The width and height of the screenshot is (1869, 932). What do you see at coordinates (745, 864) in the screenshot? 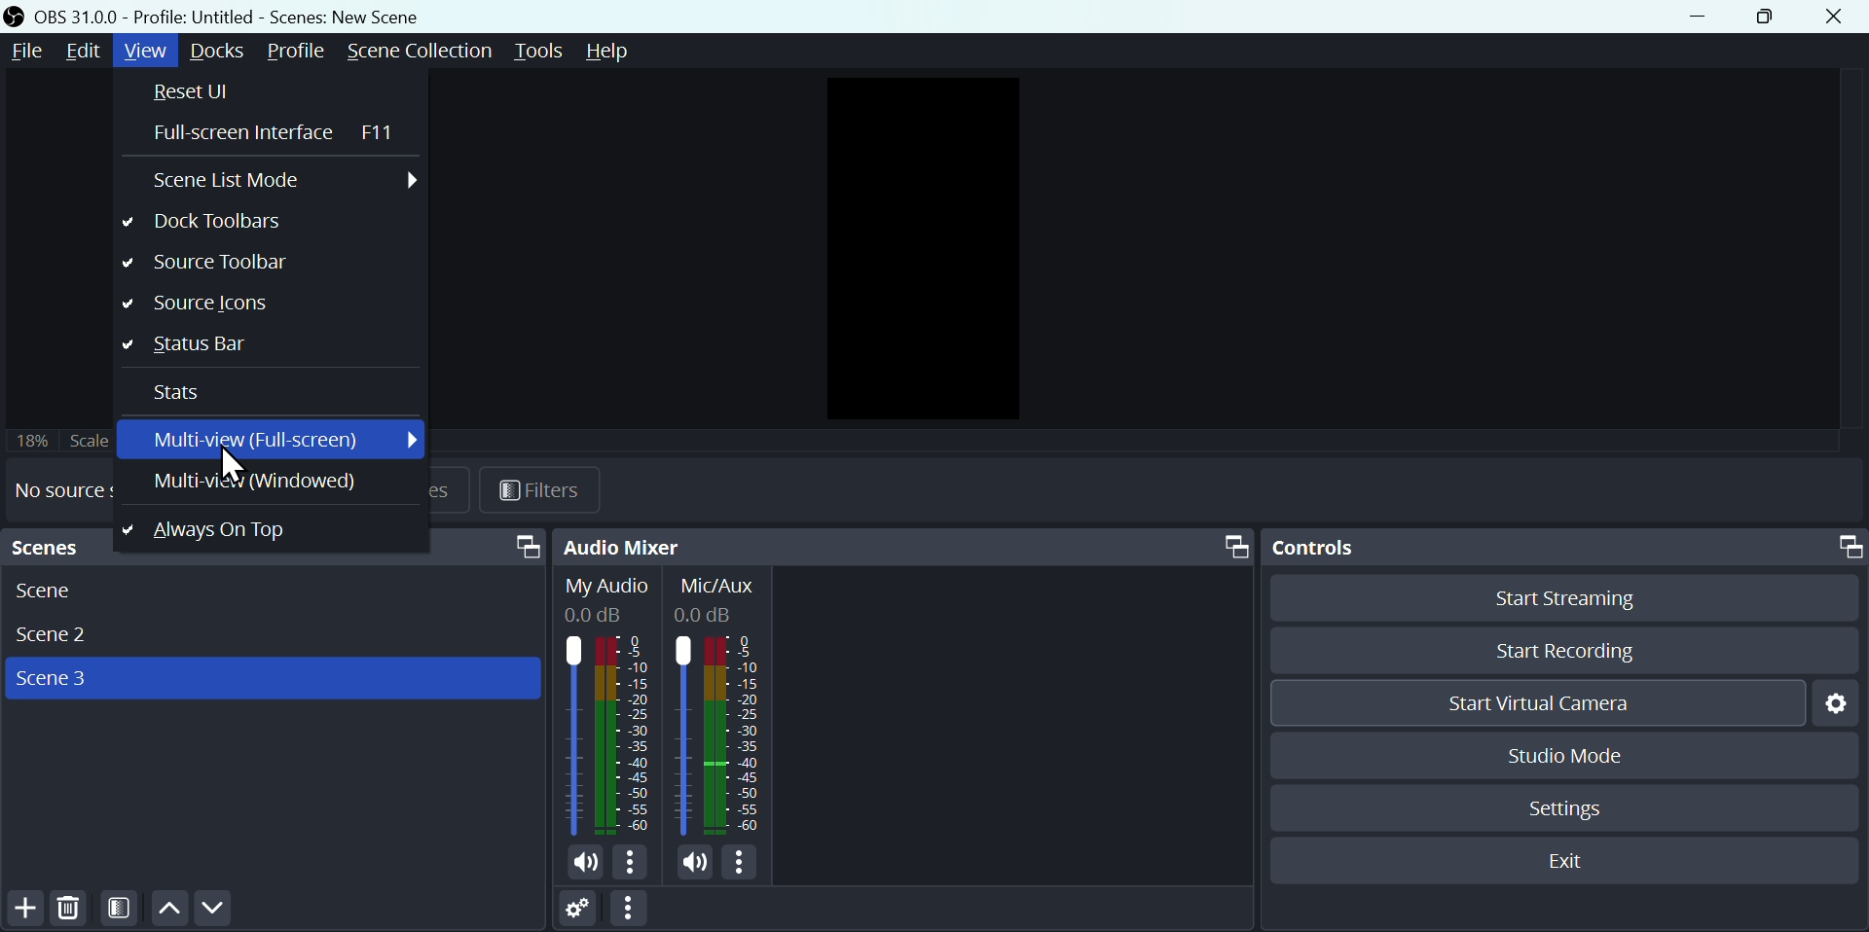
I see `More options` at bounding box center [745, 864].